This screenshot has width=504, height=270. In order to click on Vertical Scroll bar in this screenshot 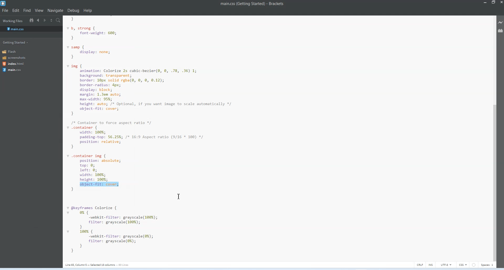, I will do `click(493, 137)`.